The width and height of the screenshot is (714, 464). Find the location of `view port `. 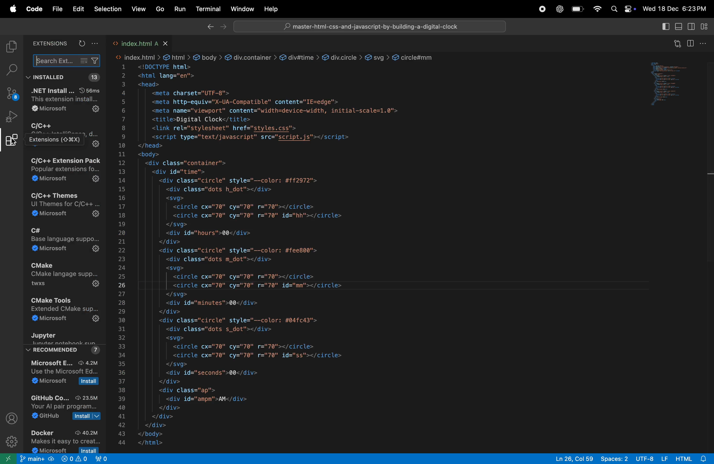

view port  is located at coordinates (106, 460).